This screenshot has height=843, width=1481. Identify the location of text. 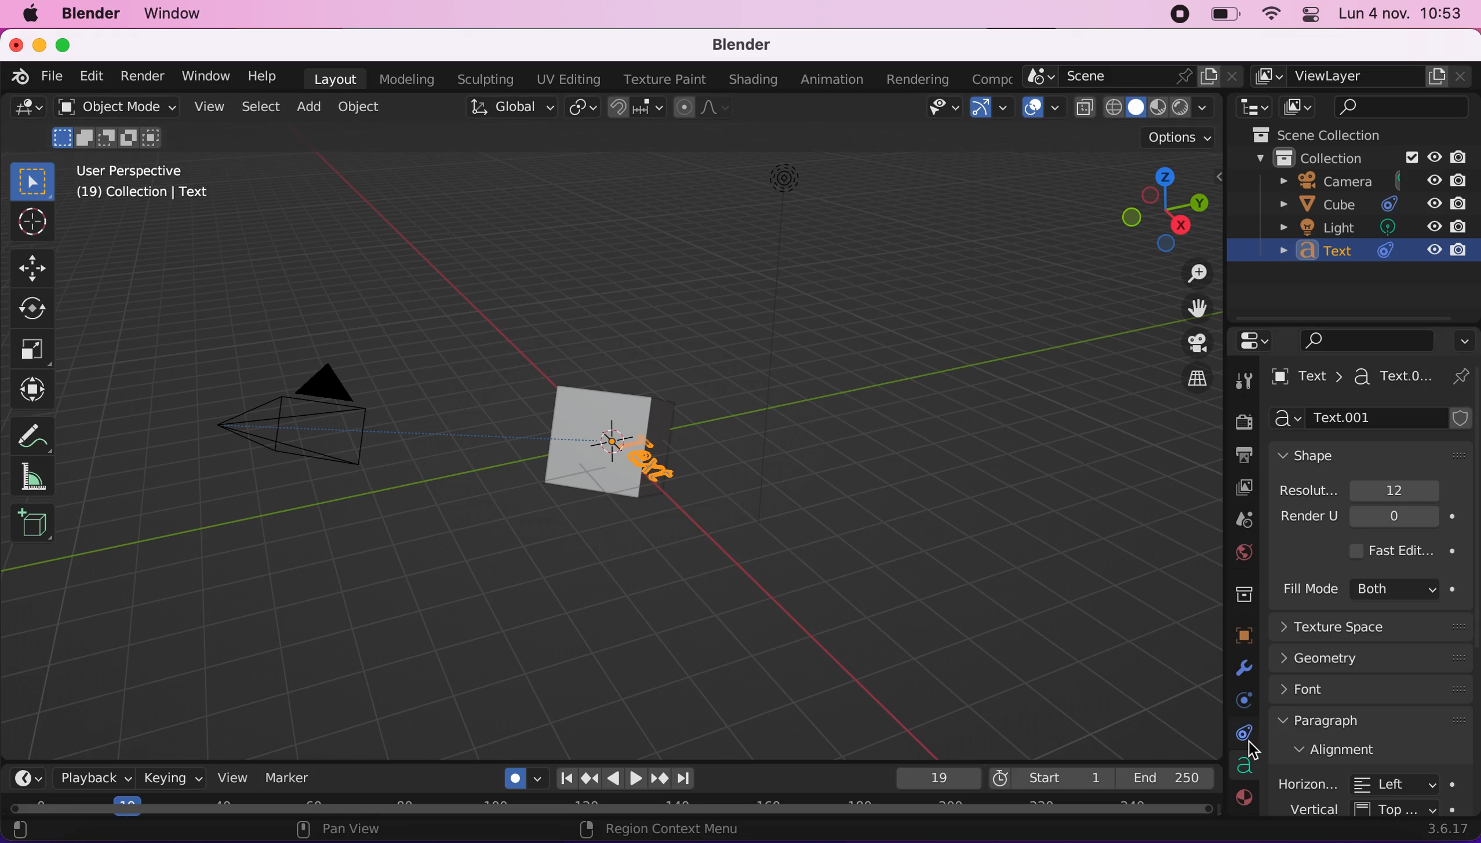
(1351, 379).